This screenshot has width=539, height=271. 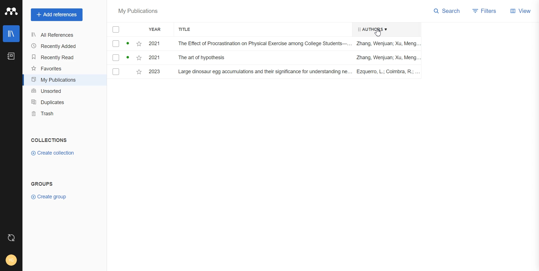 What do you see at coordinates (379, 32) in the screenshot?
I see `Cursor` at bounding box center [379, 32].